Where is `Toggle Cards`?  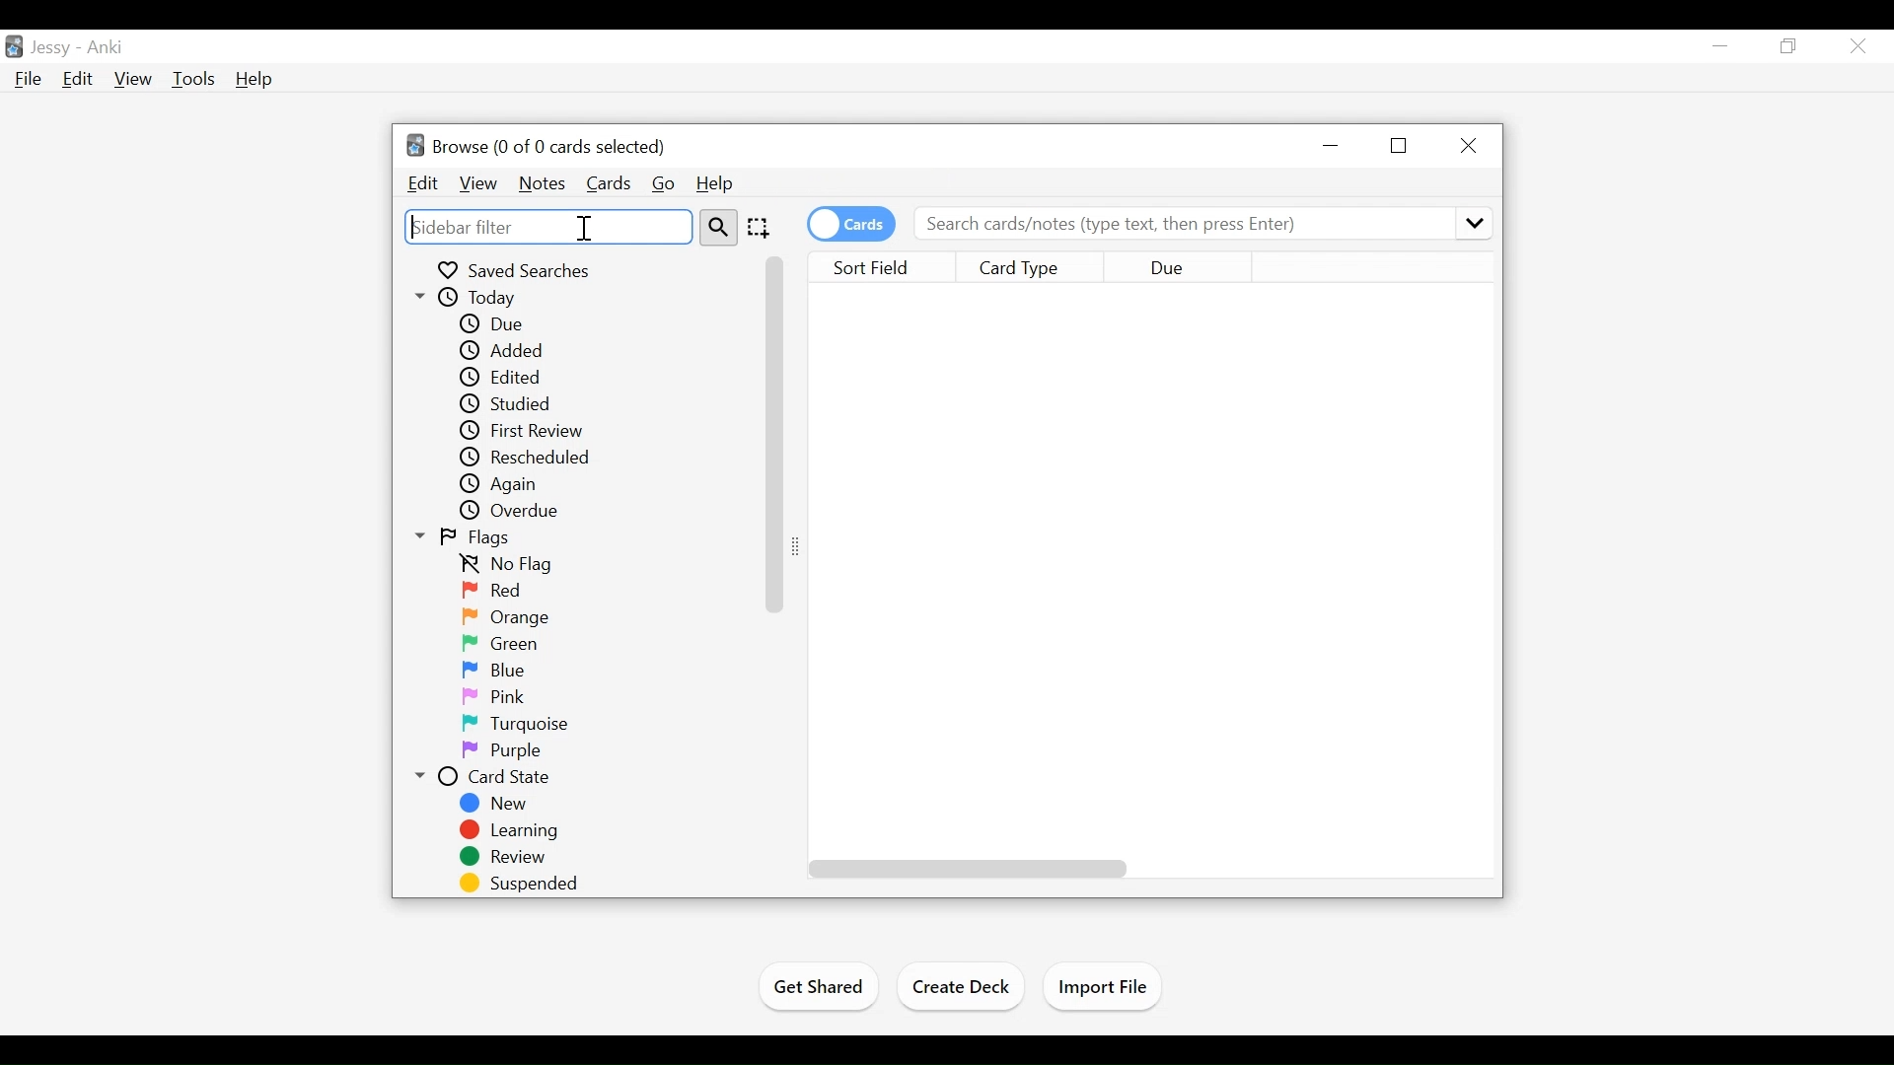 Toggle Cards is located at coordinates (853, 224).